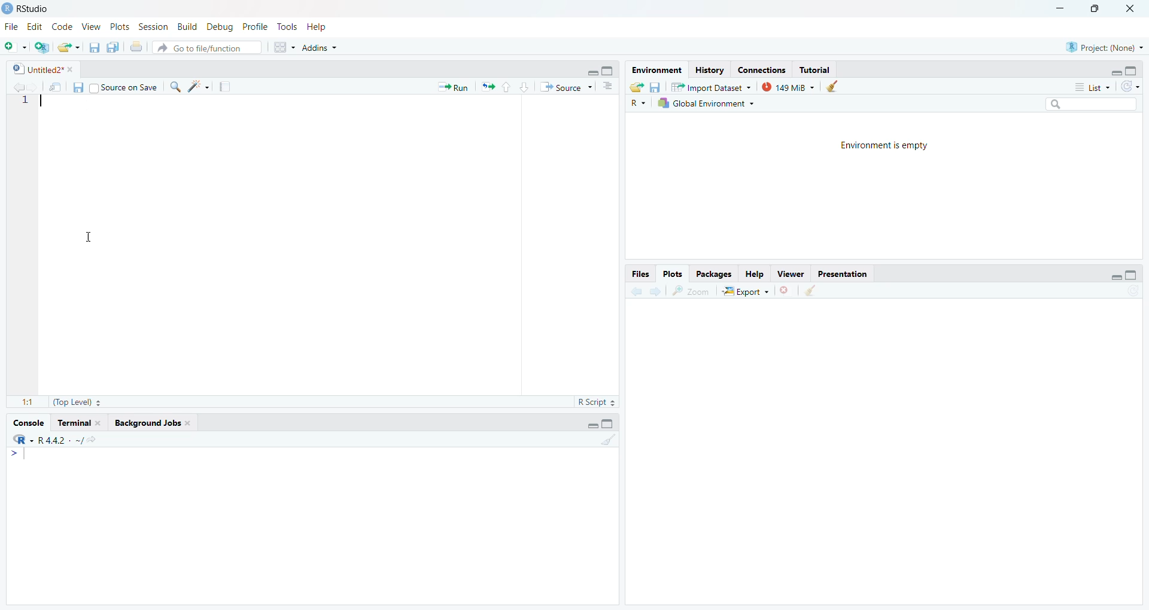 This screenshot has width=1149, height=610. I want to click on Minimize, so click(1113, 277).